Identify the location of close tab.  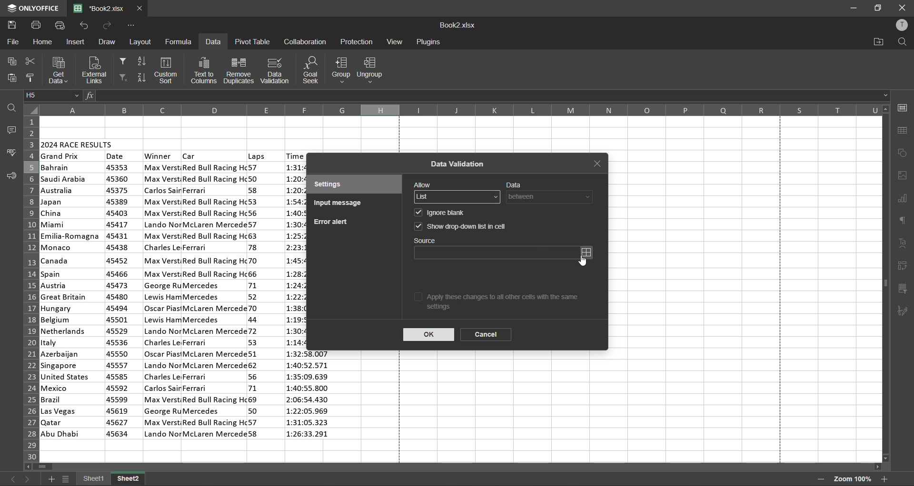
(600, 165).